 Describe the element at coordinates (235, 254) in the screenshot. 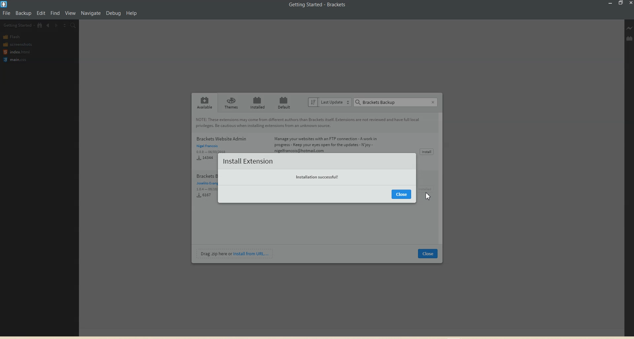

I see `Install from URL` at that location.